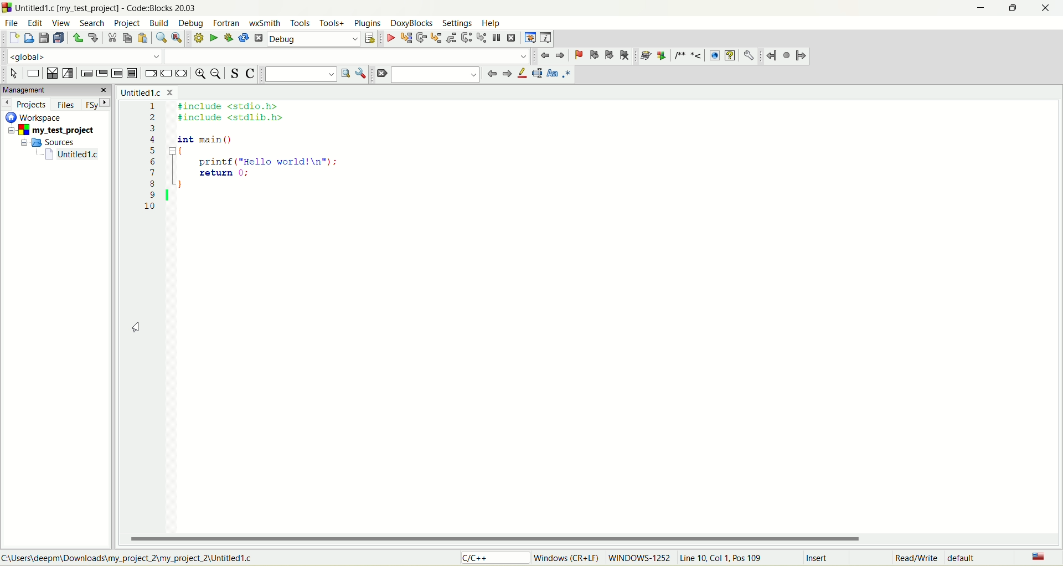  I want to click on tools+, so click(333, 22).